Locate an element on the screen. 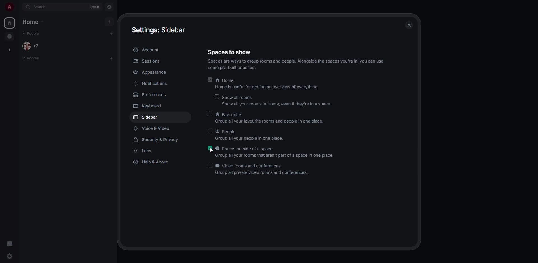 The width and height of the screenshot is (538, 263). rooms outside of space is located at coordinates (9, 36).